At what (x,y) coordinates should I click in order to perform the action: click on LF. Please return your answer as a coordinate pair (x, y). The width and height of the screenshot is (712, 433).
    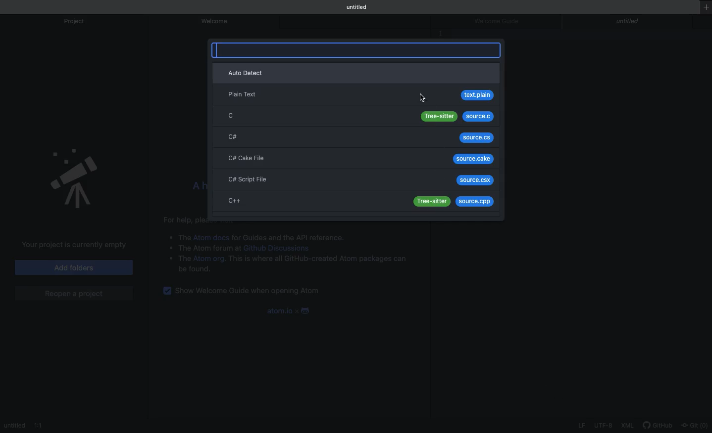
    Looking at the image, I should click on (581, 425).